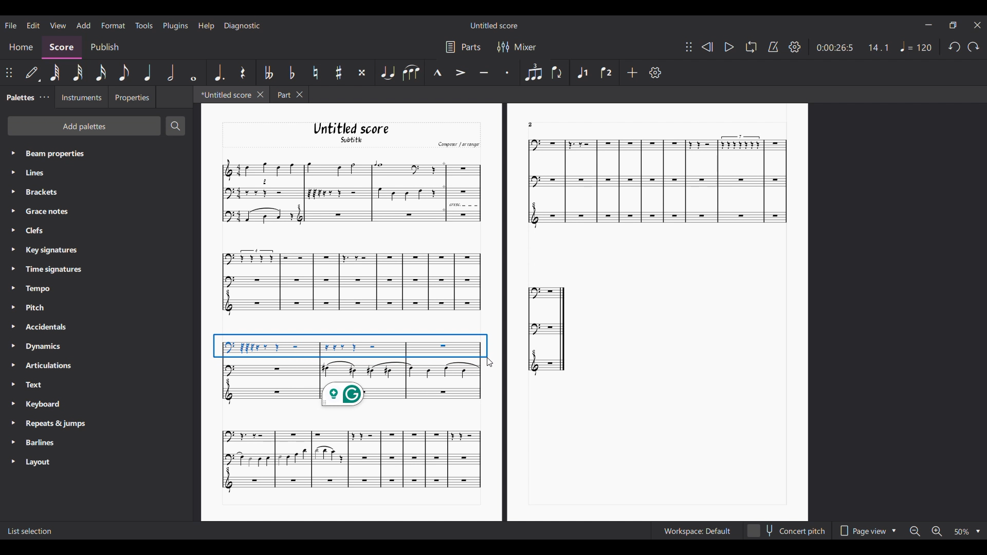  I want to click on Graph, so click(350, 460).